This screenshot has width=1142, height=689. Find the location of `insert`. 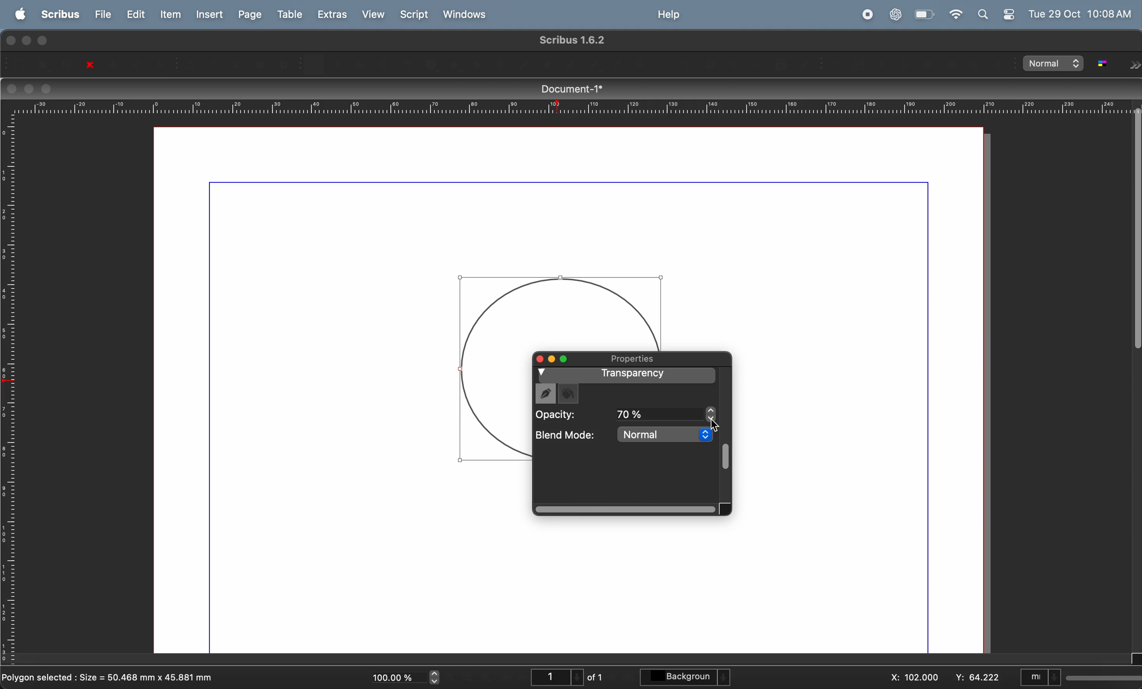

insert is located at coordinates (207, 15).